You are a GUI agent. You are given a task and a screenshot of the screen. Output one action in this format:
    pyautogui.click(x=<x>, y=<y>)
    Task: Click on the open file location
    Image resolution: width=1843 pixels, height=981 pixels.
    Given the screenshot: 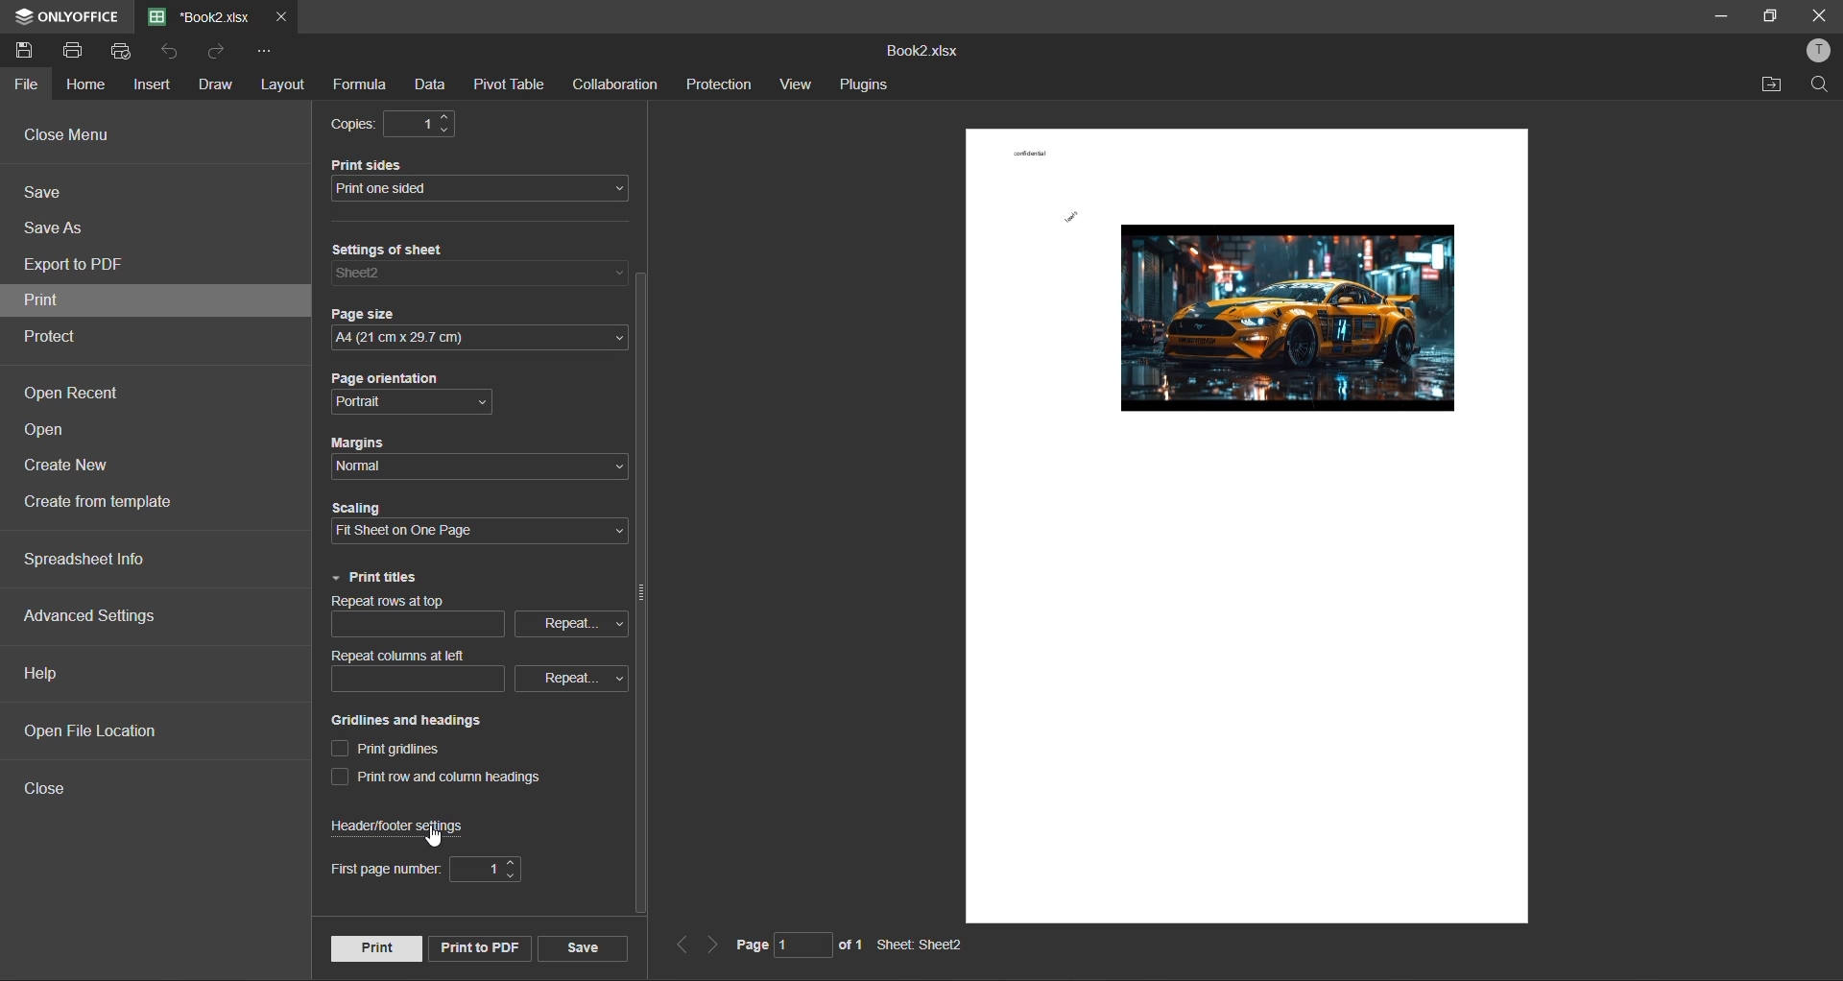 What is the action you would take?
    pyautogui.click(x=84, y=730)
    